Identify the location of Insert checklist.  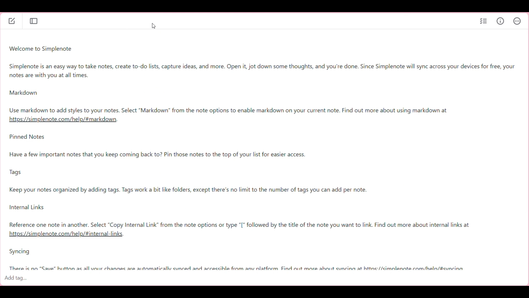
(484, 22).